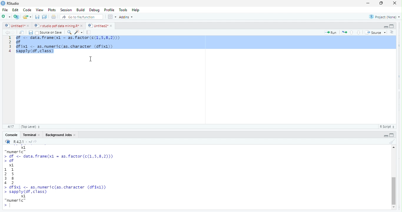  What do you see at coordinates (12, 135) in the screenshot?
I see `Console` at bounding box center [12, 135].